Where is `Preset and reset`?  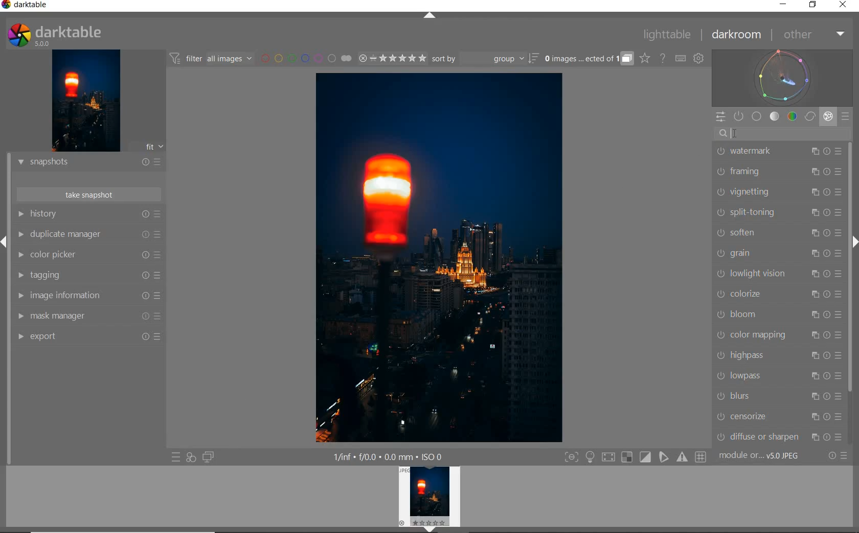 Preset and reset is located at coordinates (838, 355).